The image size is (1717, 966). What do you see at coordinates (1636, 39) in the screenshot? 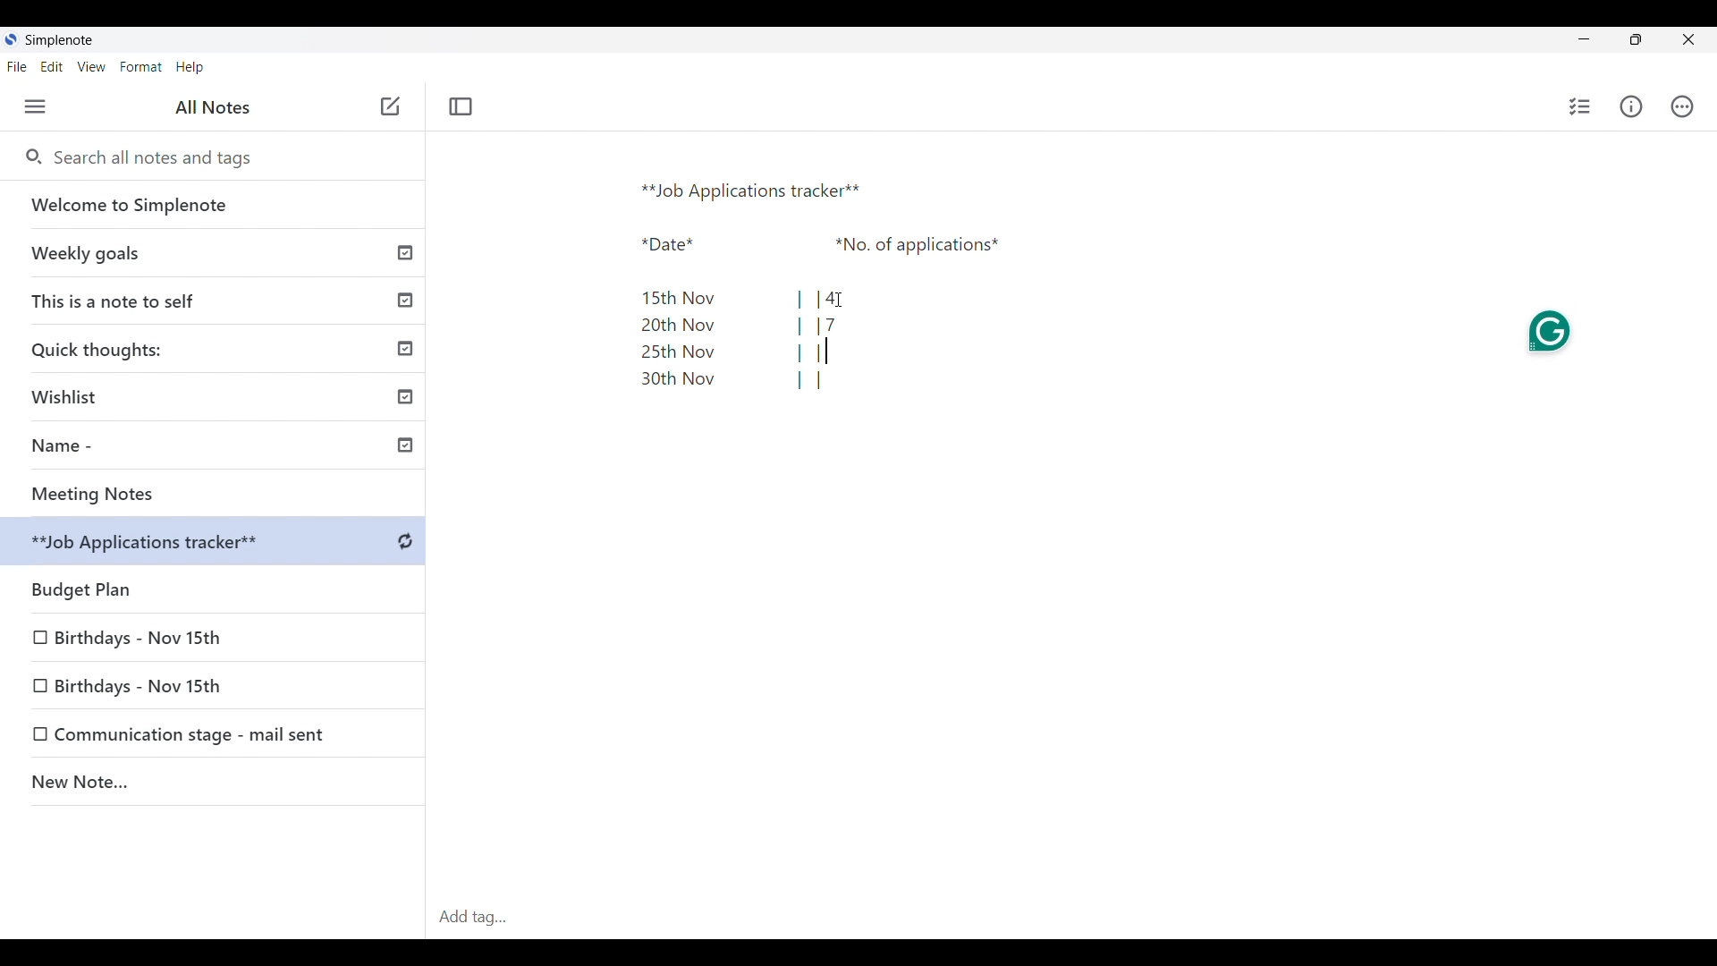
I see `Maximize` at bounding box center [1636, 39].